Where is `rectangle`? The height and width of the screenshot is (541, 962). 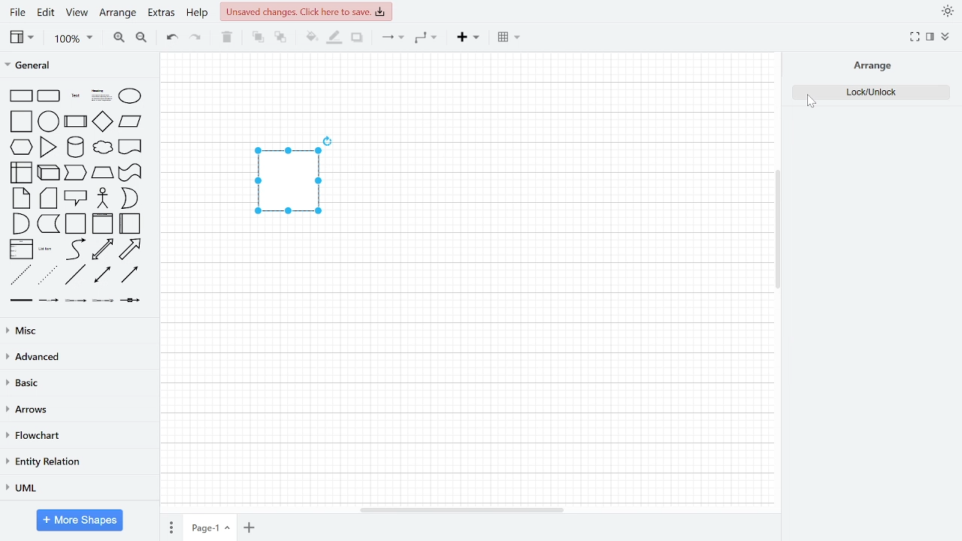 rectangle is located at coordinates (21, 96).